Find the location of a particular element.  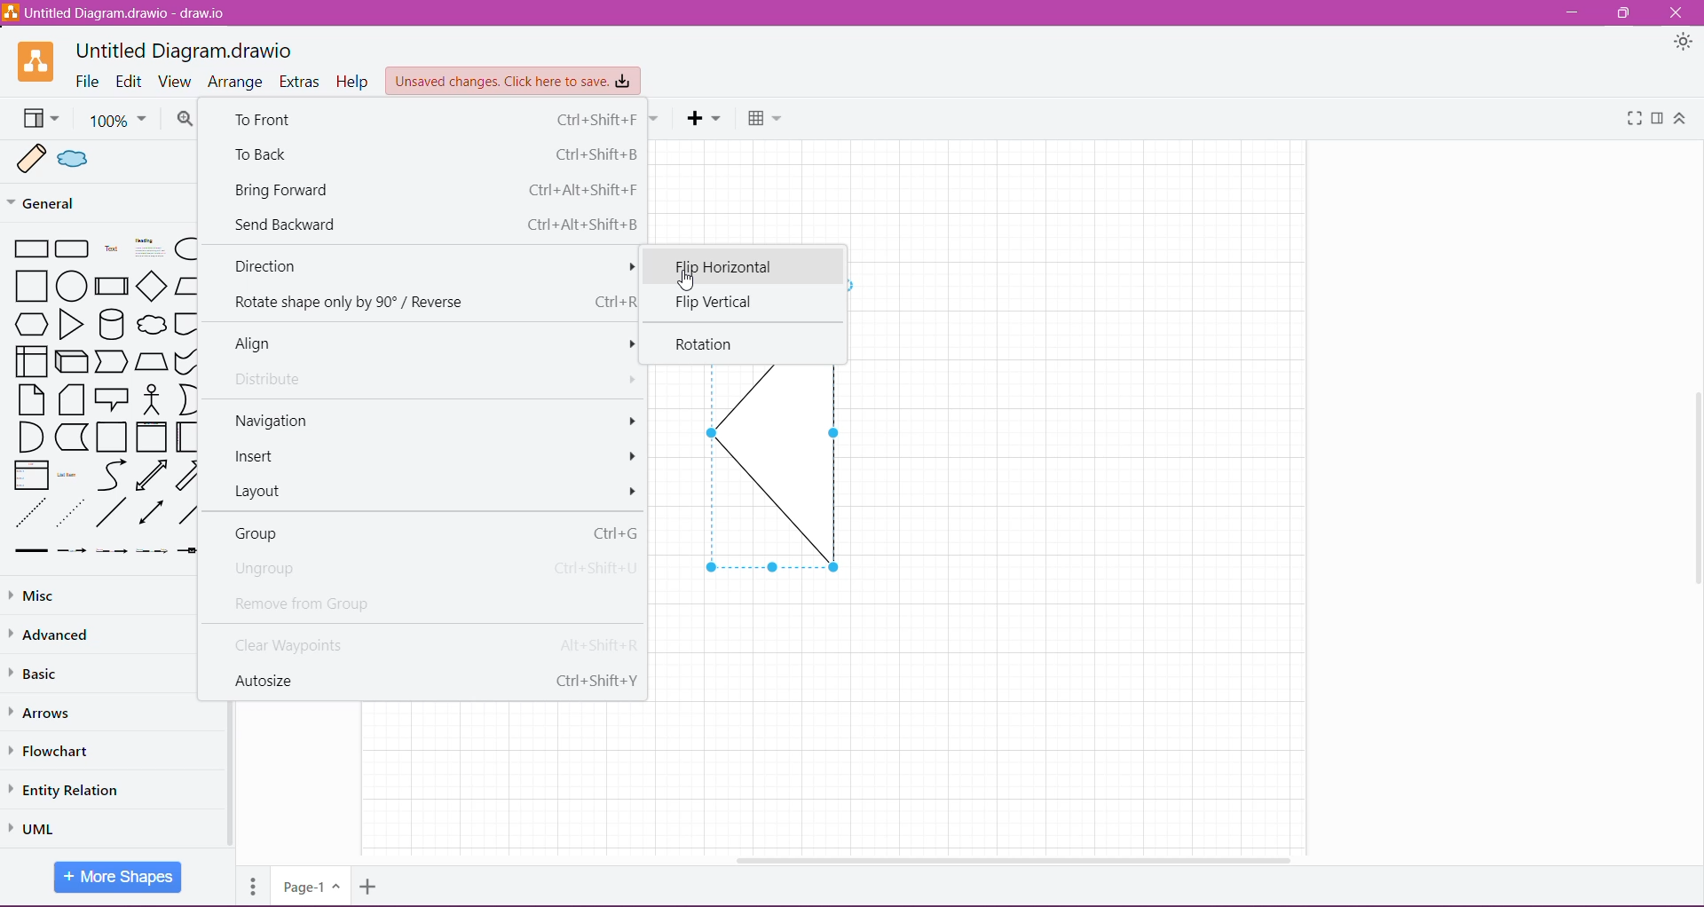

Autosize Ctrl+Shift+Y is located at coordinates (437, 683).